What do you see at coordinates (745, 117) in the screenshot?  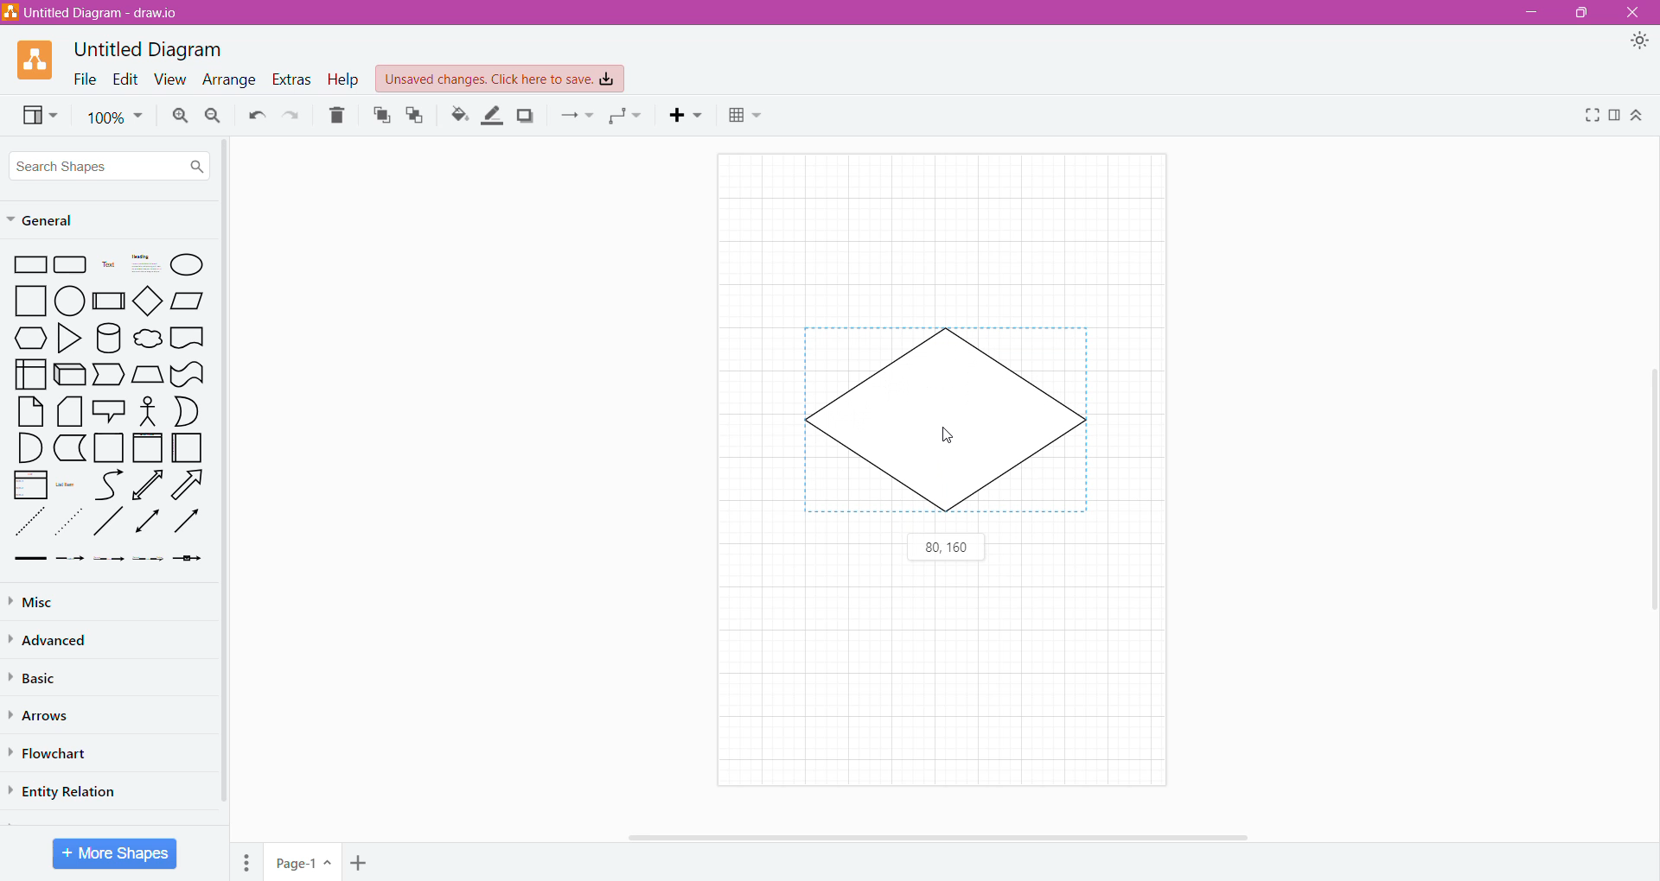 I see `Table` at bounding box center [745, 117].